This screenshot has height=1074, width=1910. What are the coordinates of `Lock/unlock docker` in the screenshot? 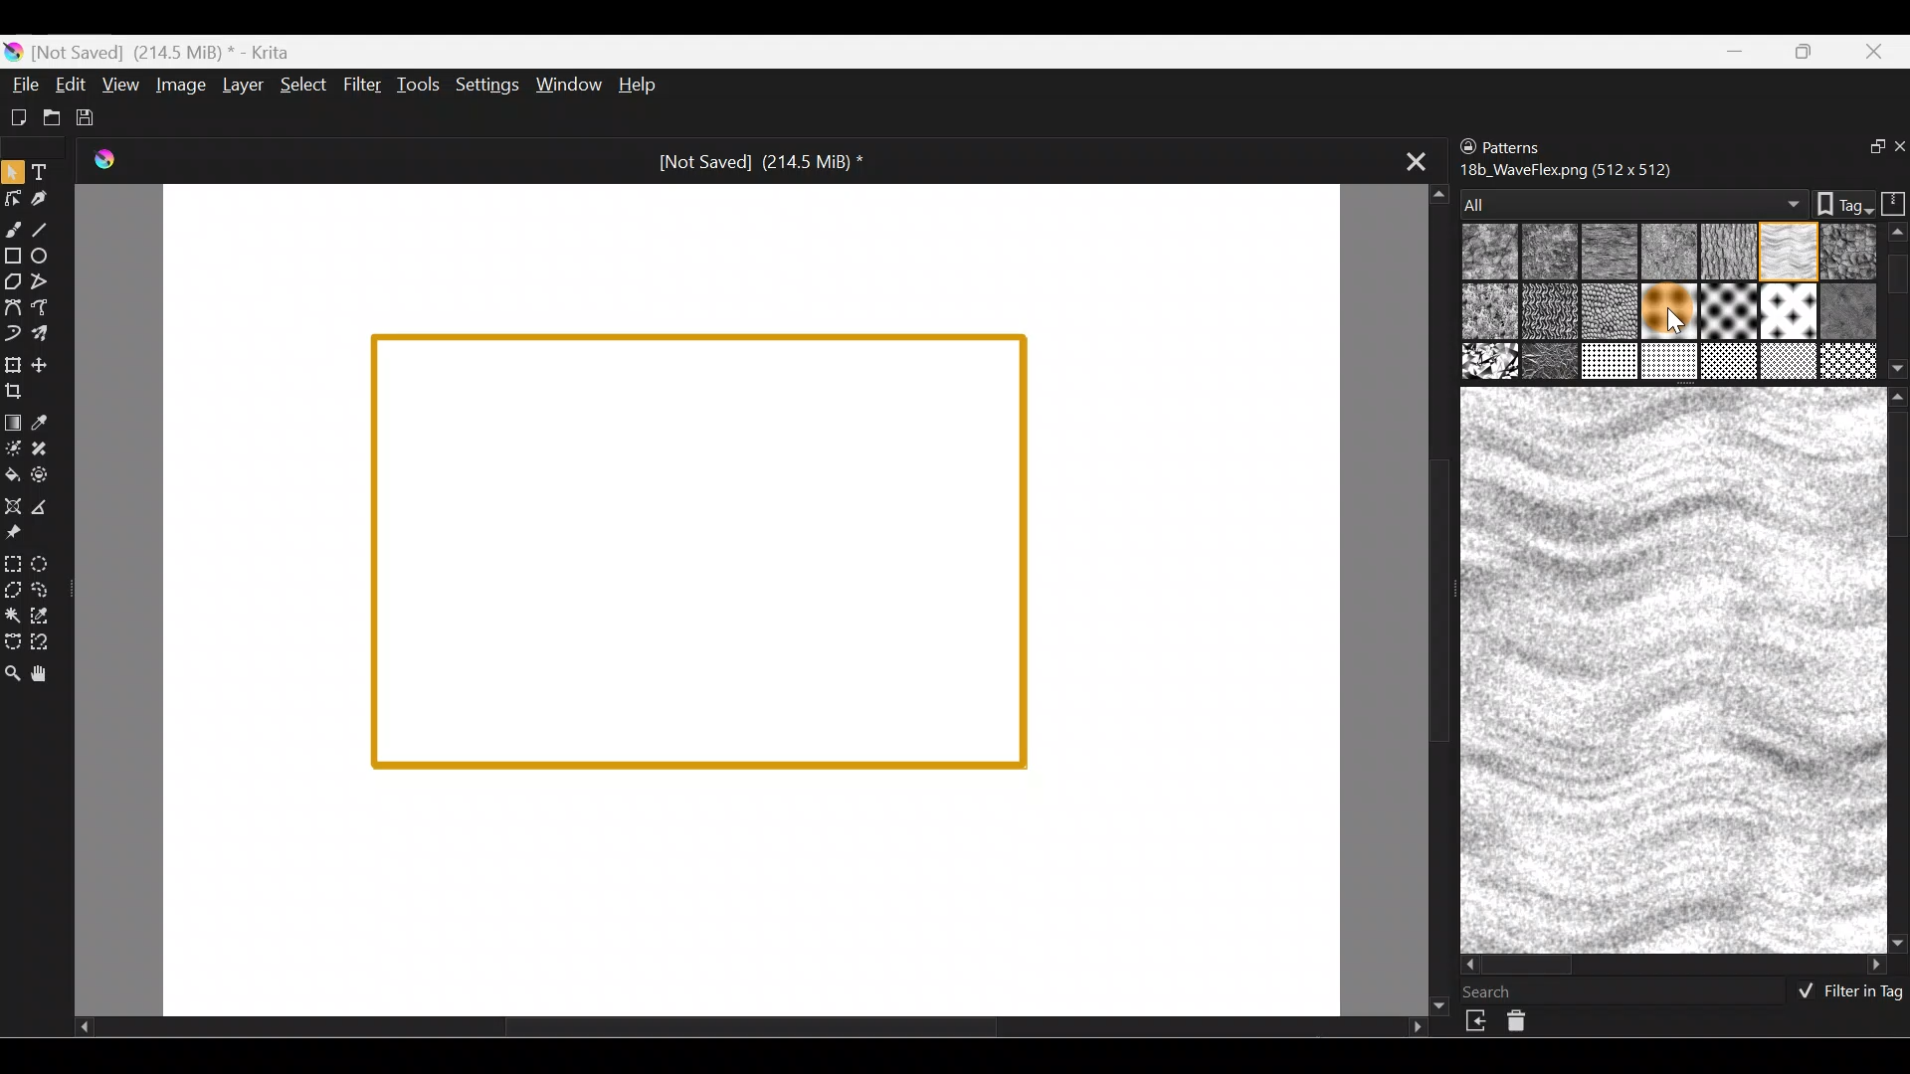 It's located at (1463, 142).